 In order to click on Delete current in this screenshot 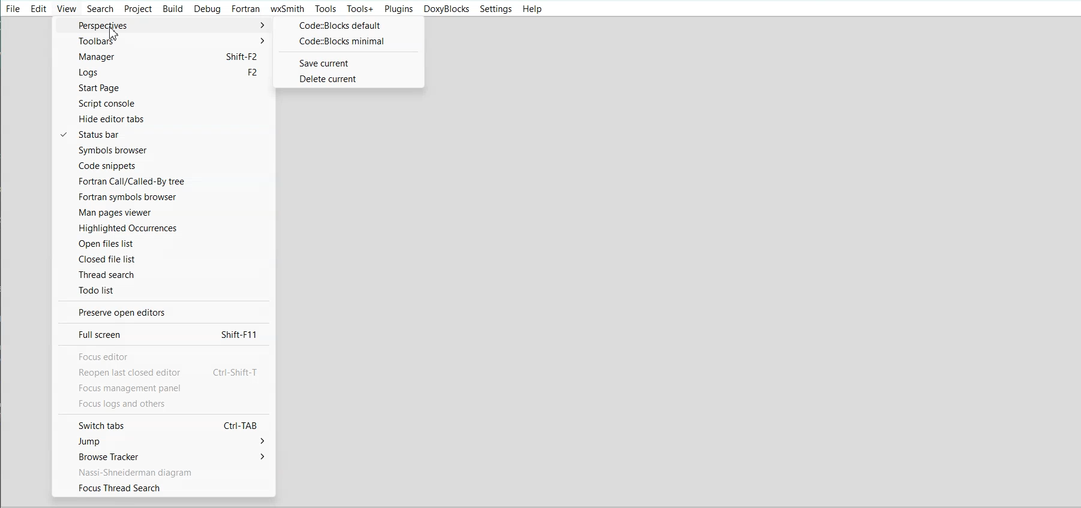, I will do `click(350, 80)`.